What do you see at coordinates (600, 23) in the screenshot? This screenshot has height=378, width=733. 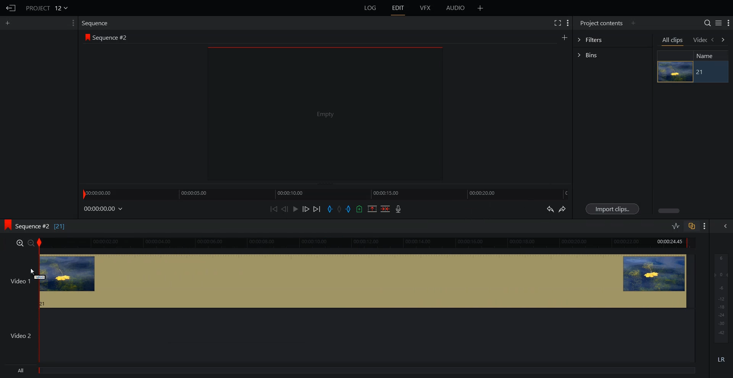 I see `Project contents` at bounding box center [600, 23].